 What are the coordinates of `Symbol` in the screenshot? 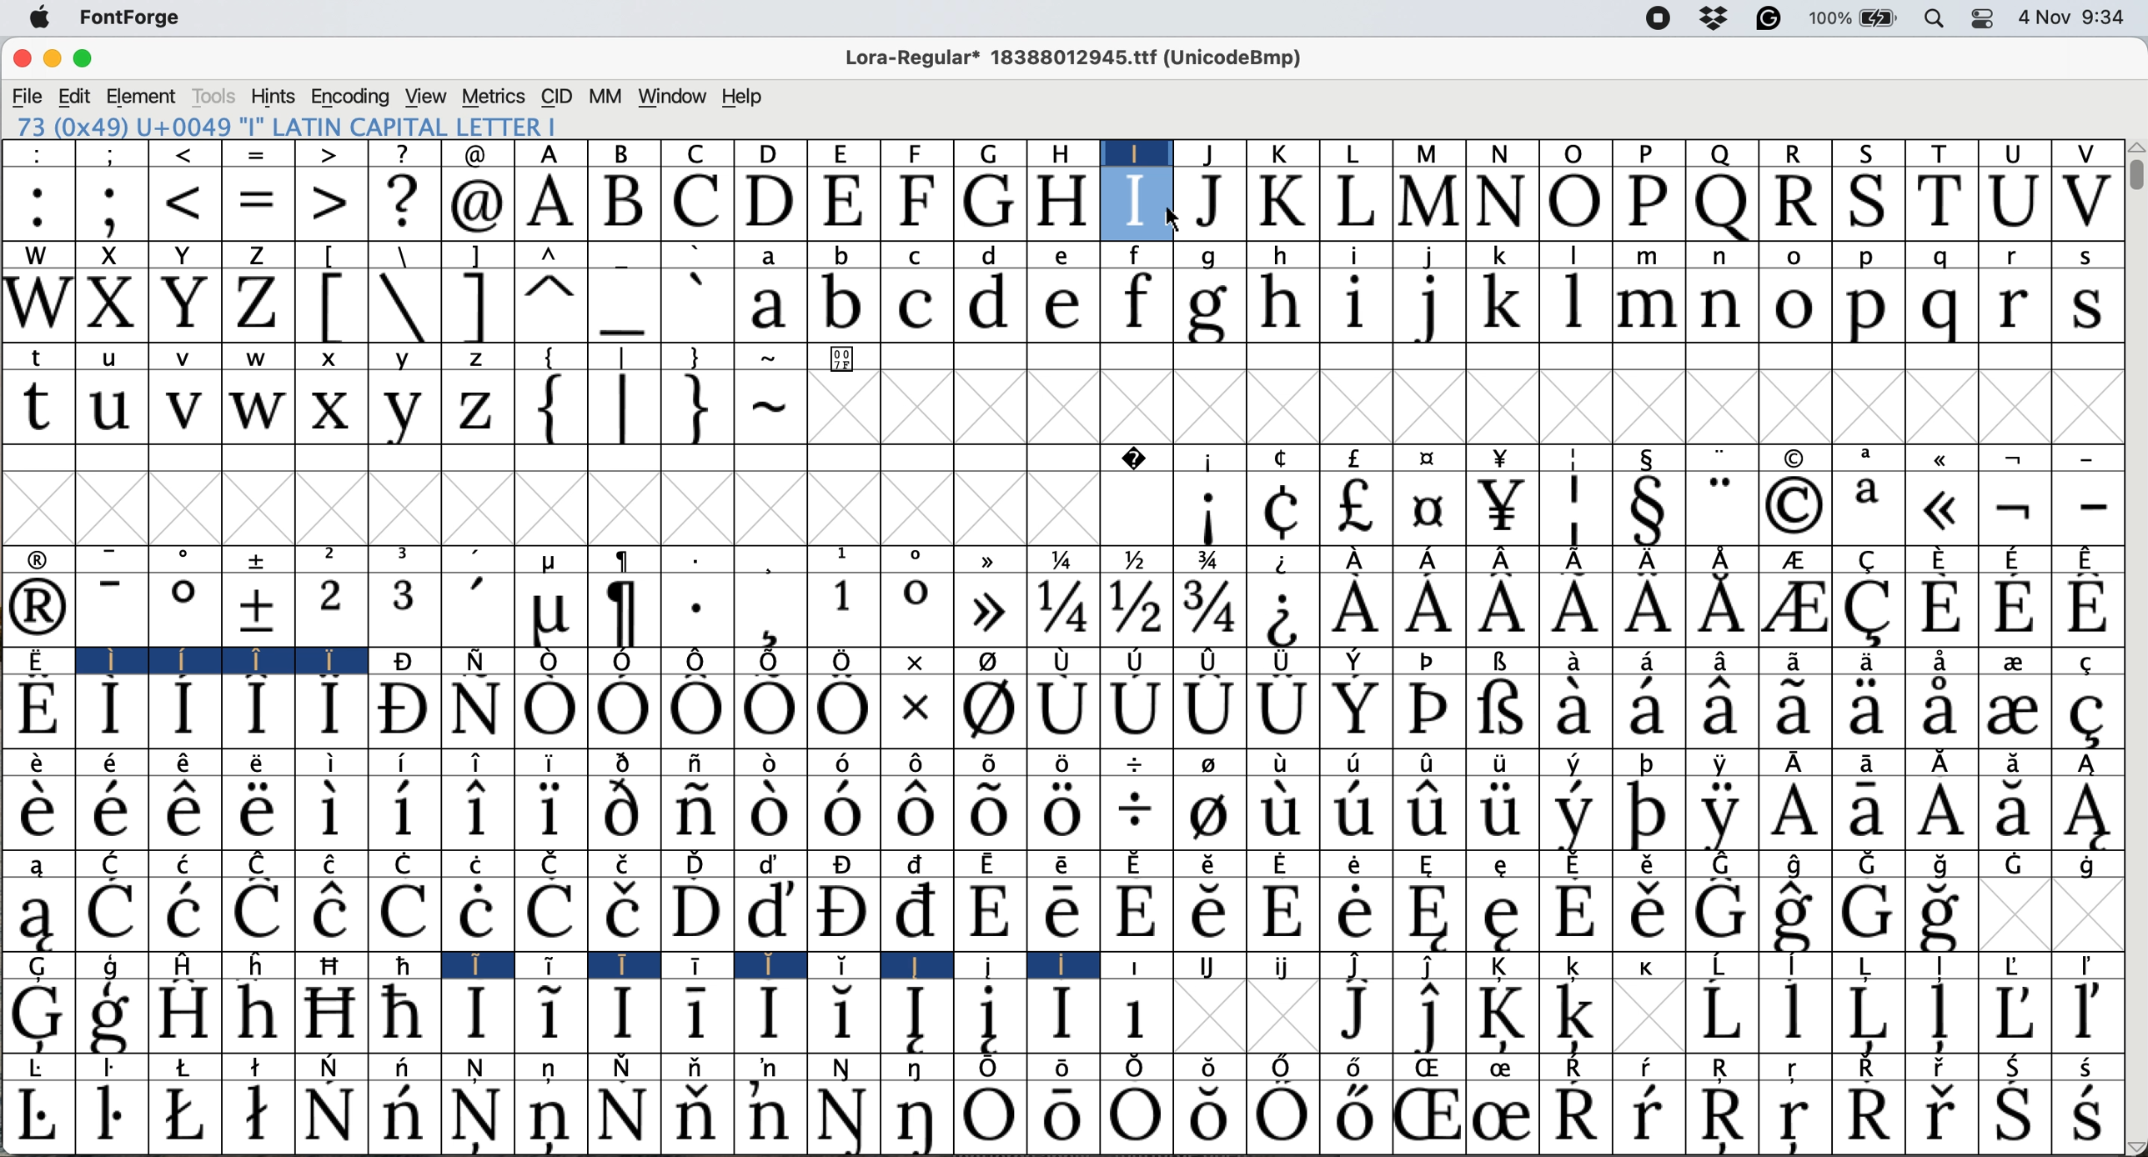 It's located at (1210, 864).